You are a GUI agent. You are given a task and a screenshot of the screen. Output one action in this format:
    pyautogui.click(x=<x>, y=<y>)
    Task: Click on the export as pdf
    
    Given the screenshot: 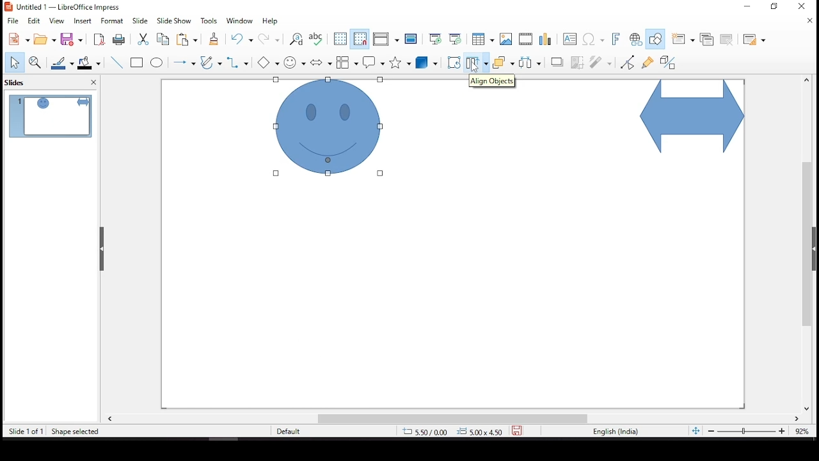 What is the action you would take?
    pyautogui.click(x=98, y=39)
    